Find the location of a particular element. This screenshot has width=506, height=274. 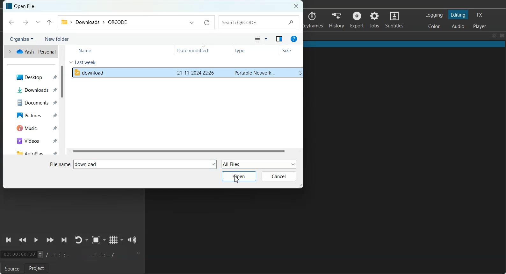

All Files is located at coordinates (259, 164).